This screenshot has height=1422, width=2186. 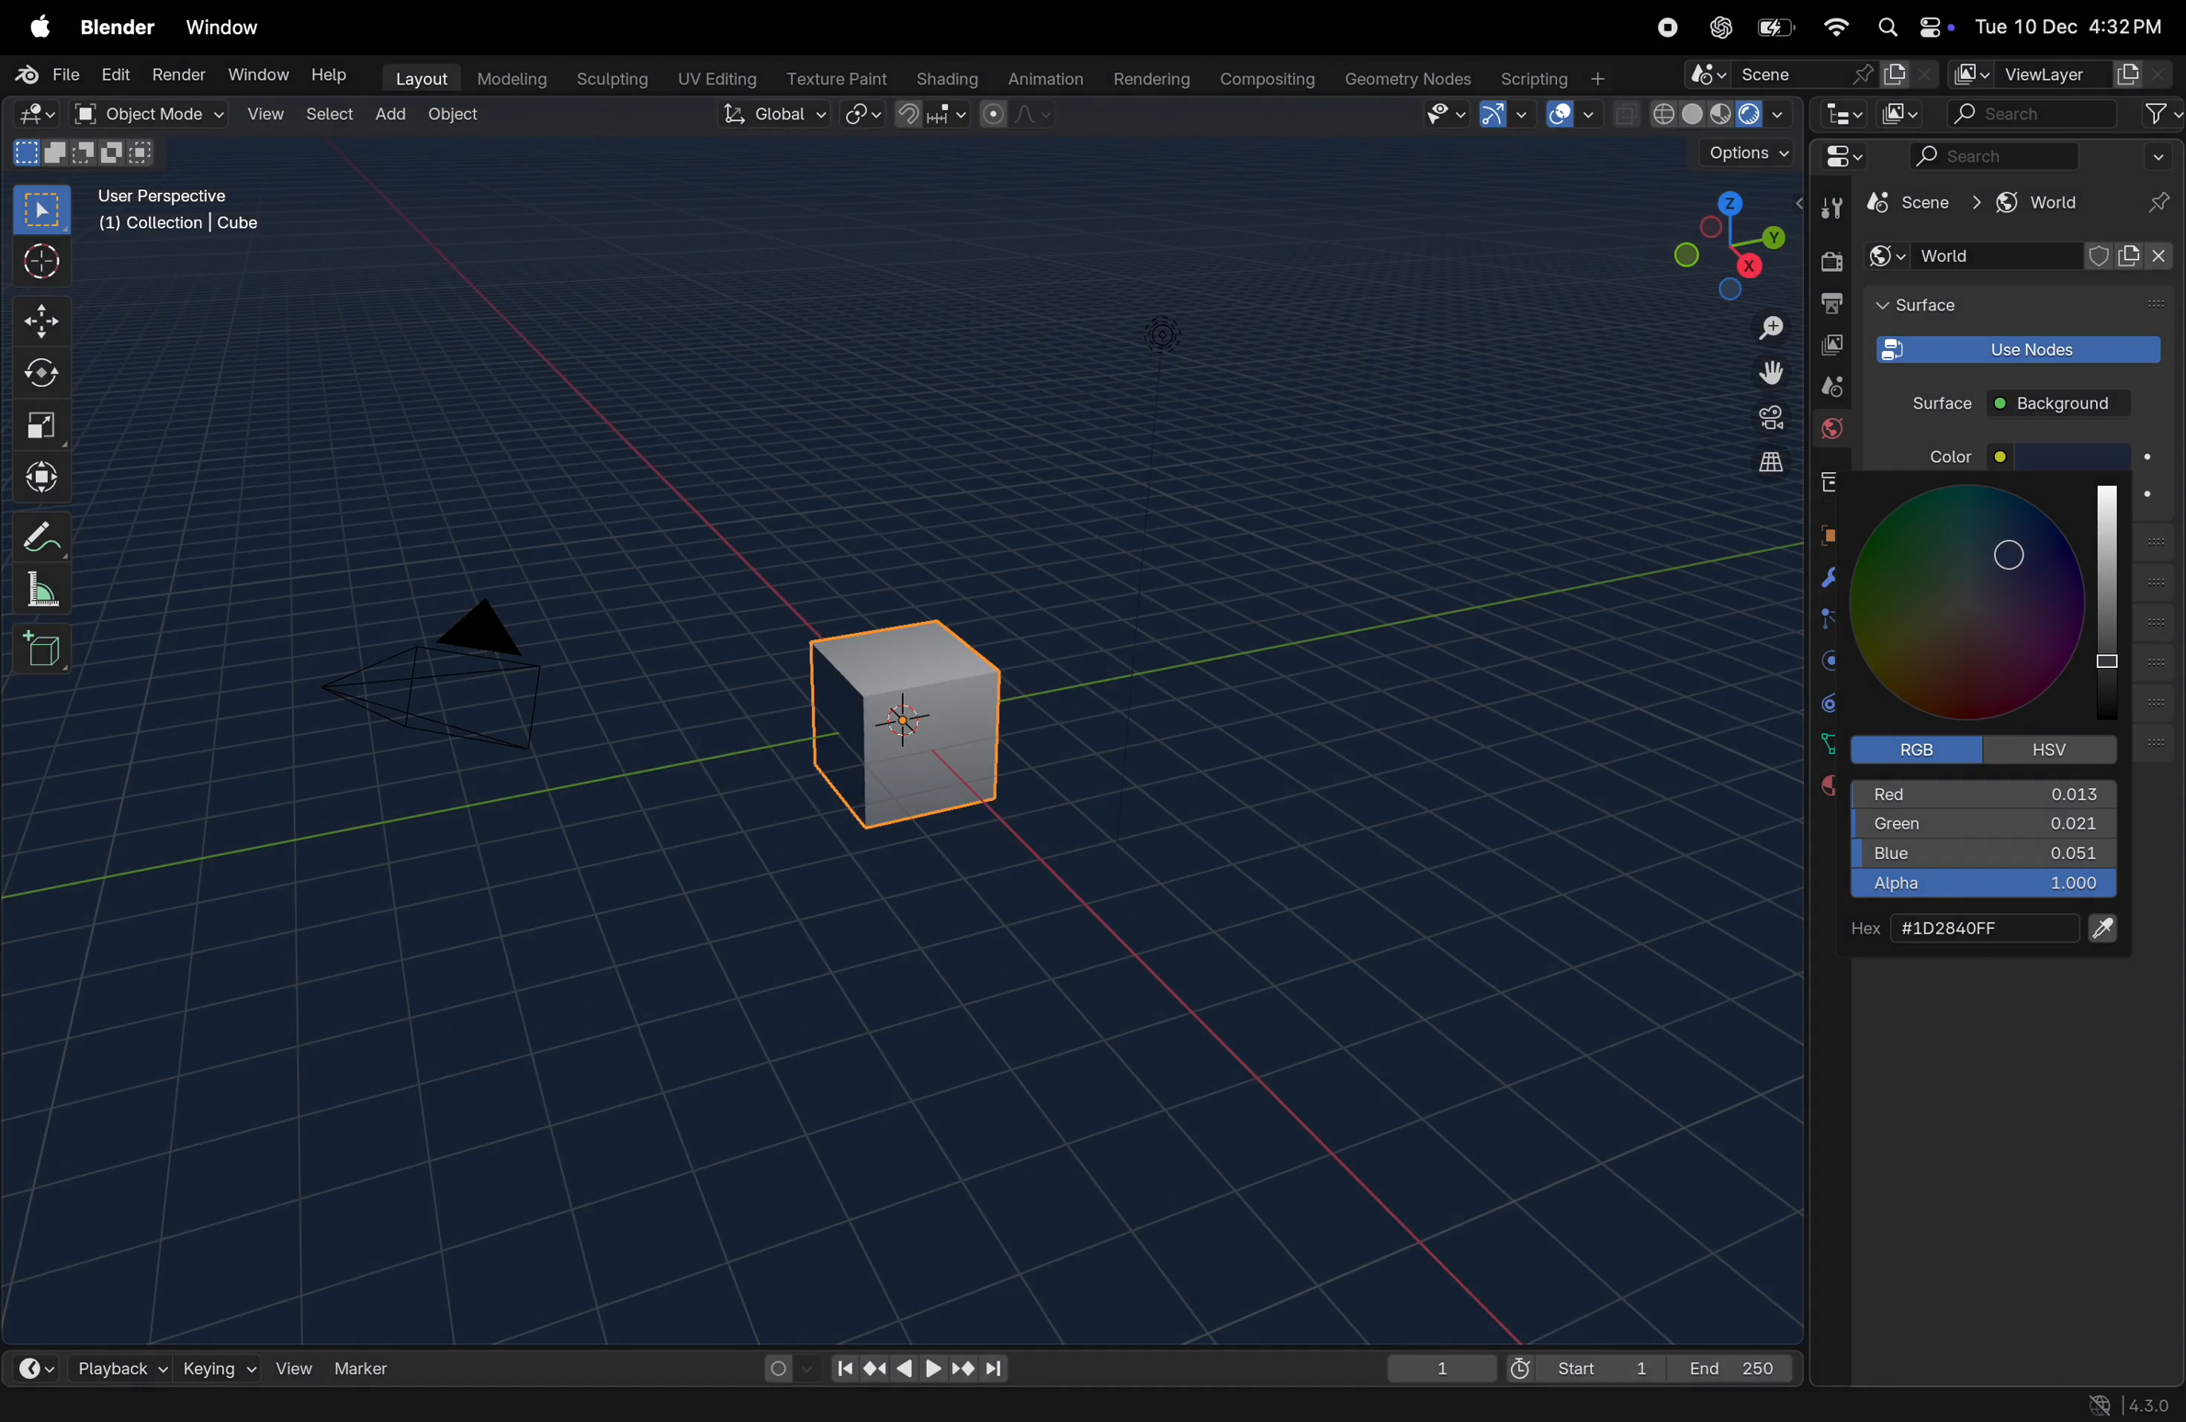 I want to click on Window, so click(x=230, y=26).